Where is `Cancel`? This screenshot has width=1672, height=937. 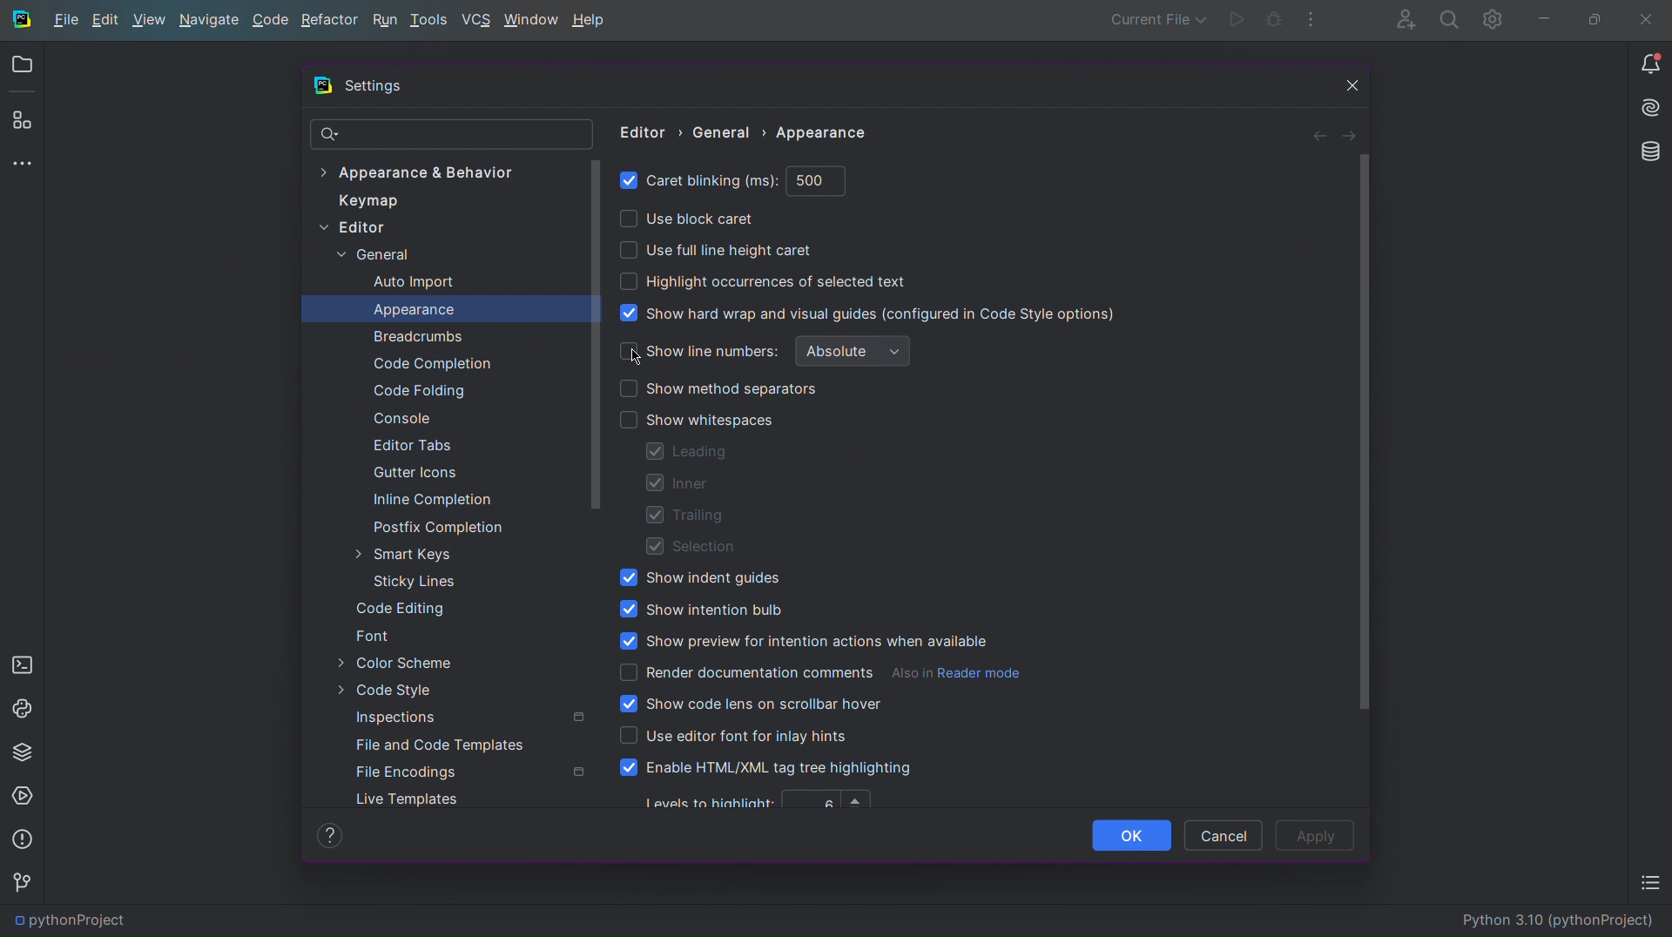
Cancel is located at coordinates (1224, 833).